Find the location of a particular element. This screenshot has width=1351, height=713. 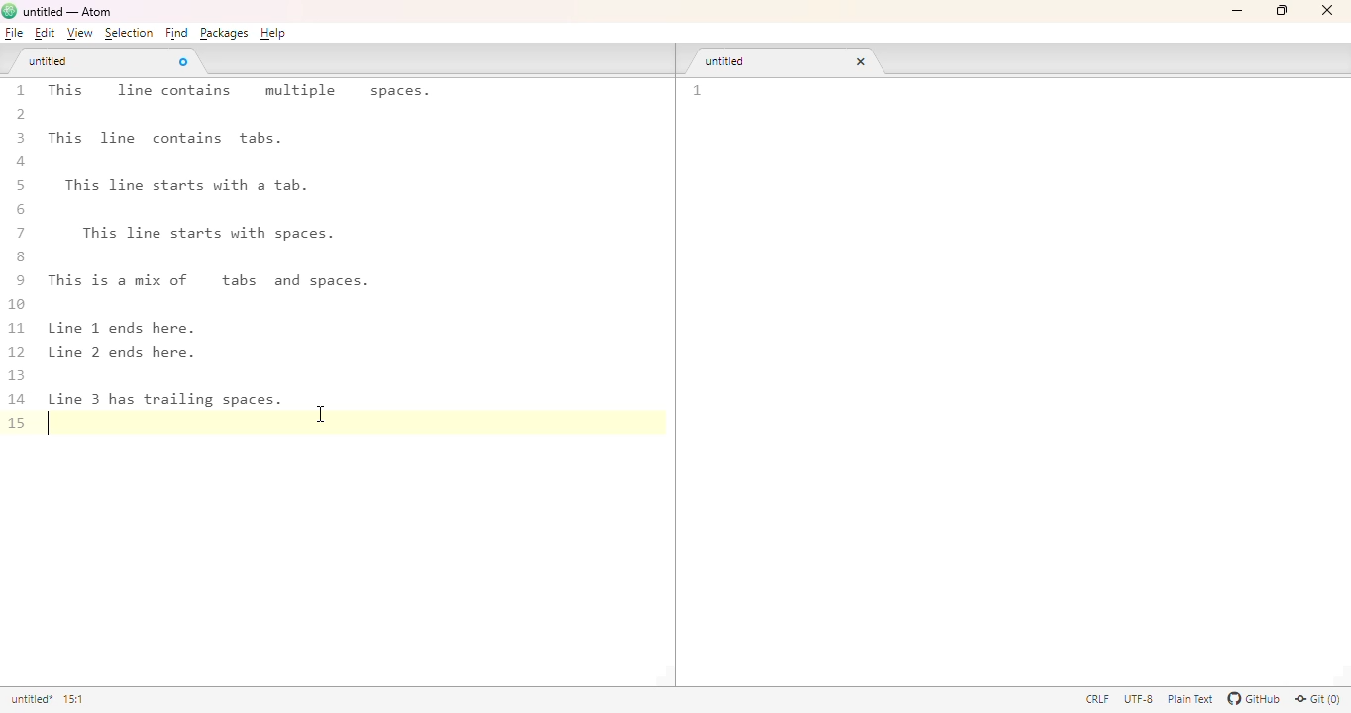

close tab is located at coordinates (861, 61).